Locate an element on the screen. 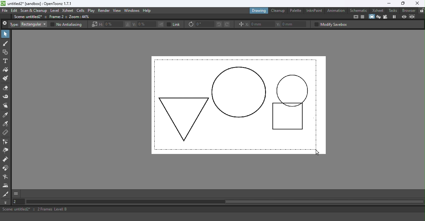  Flip selection vertically is located at coordinates (161, 24).